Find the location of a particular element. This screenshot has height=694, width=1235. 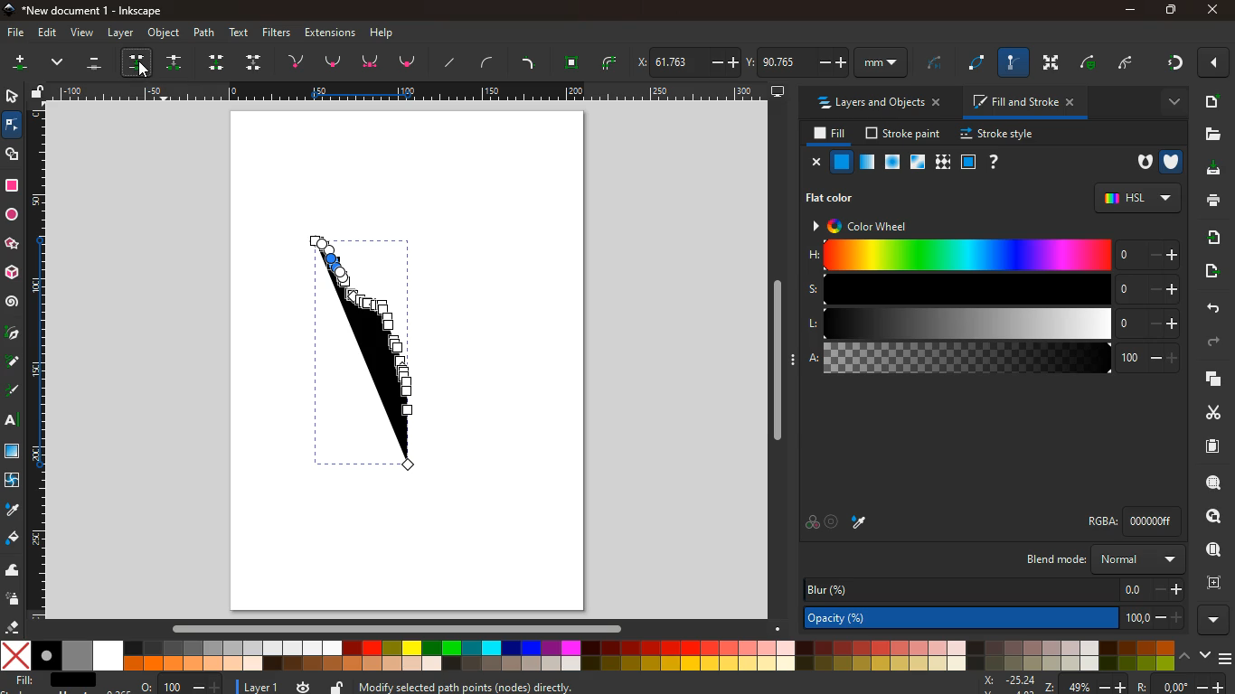

line is located at coordinates (531, 61).